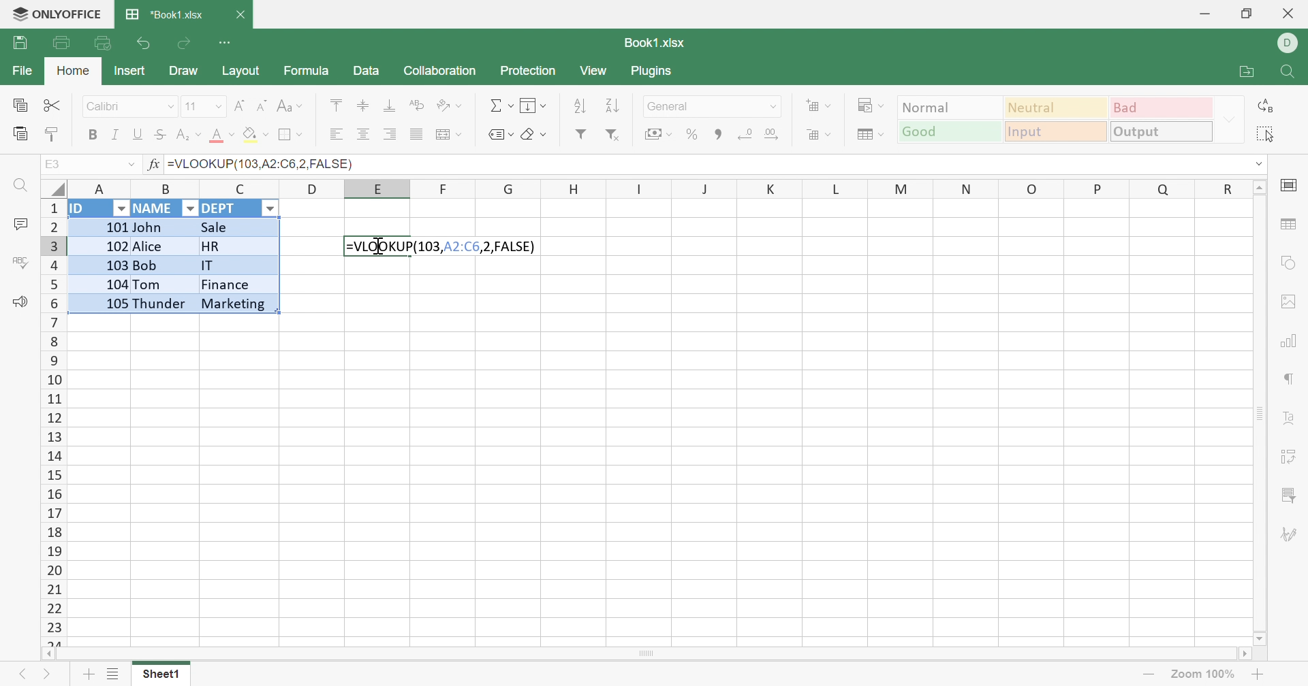 The image size is (1308, 686). I want to click on Good, so click(950, 134).